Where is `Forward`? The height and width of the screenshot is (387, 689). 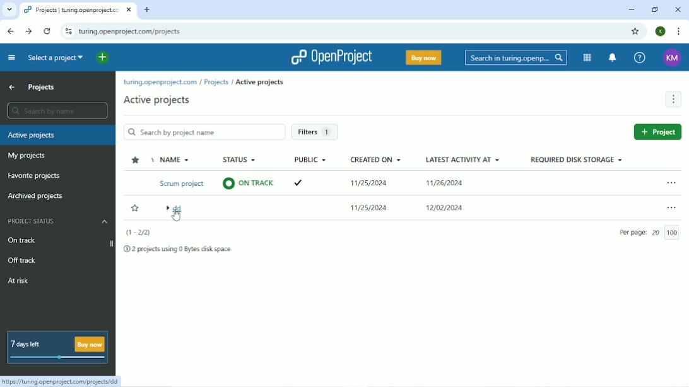 Forward is located at coordinates (29, 31).